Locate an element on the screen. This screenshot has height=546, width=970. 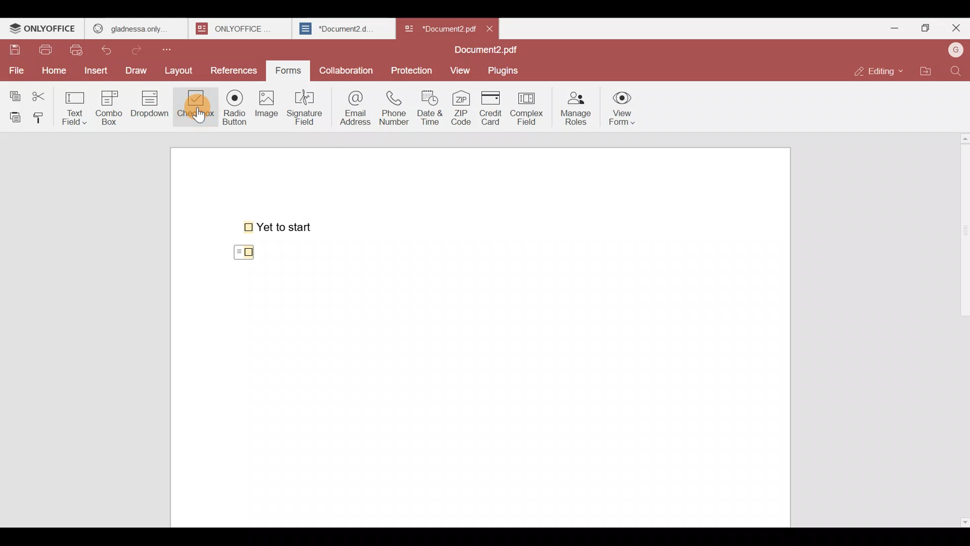
View is located at coordinates (462, 70).